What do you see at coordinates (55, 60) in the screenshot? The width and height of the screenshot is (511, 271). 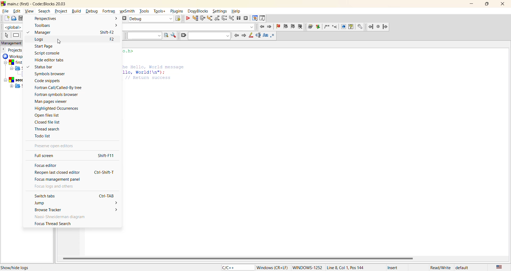 I see `hide editor tabs` at bounding box center [55, 60].